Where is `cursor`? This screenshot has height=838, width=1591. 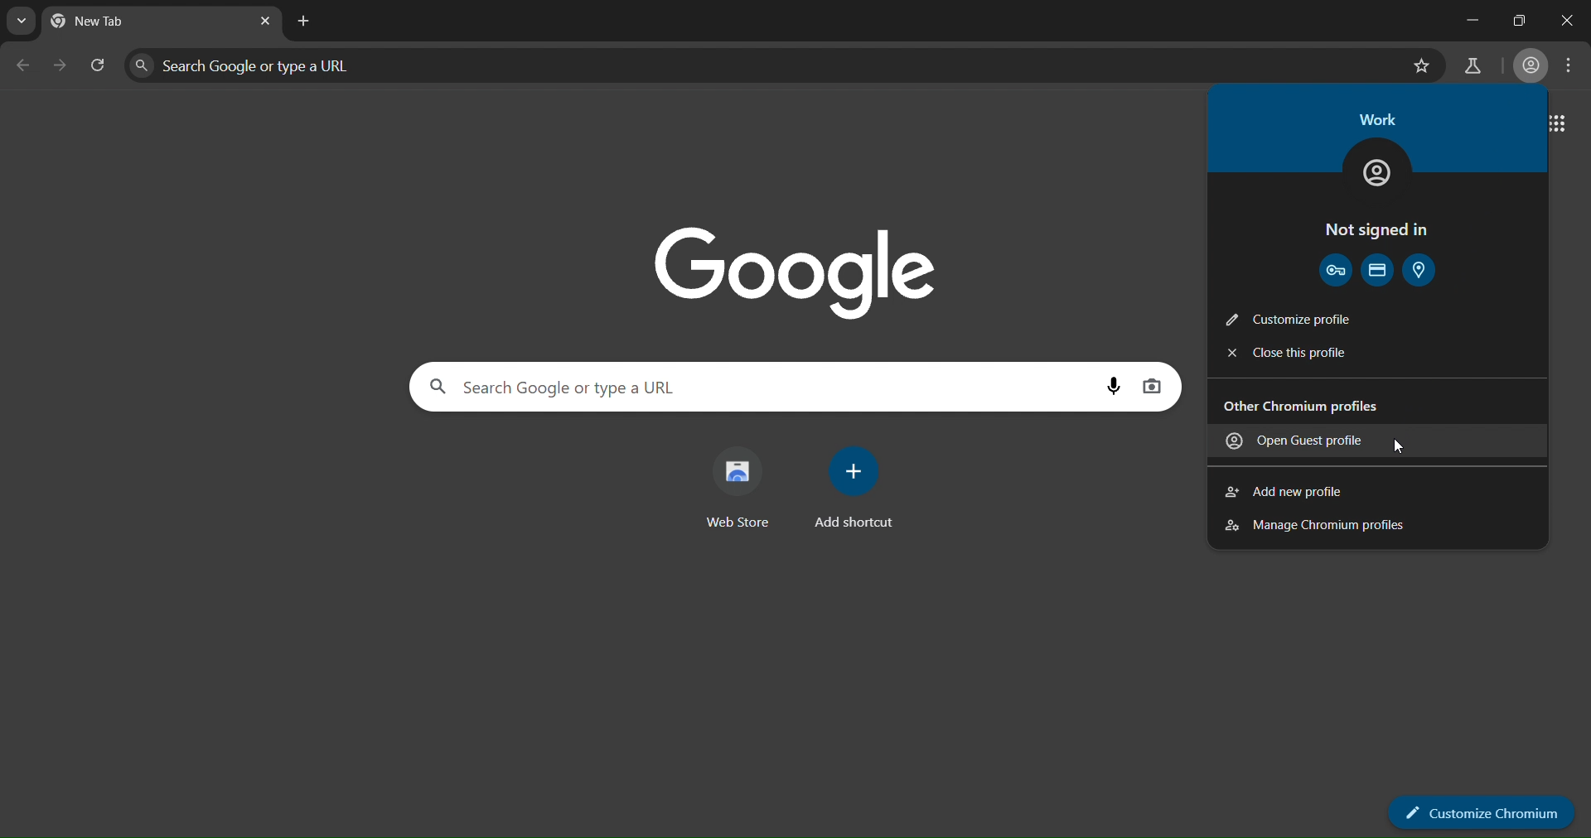
cursor is located at coordinates (1407, 448).